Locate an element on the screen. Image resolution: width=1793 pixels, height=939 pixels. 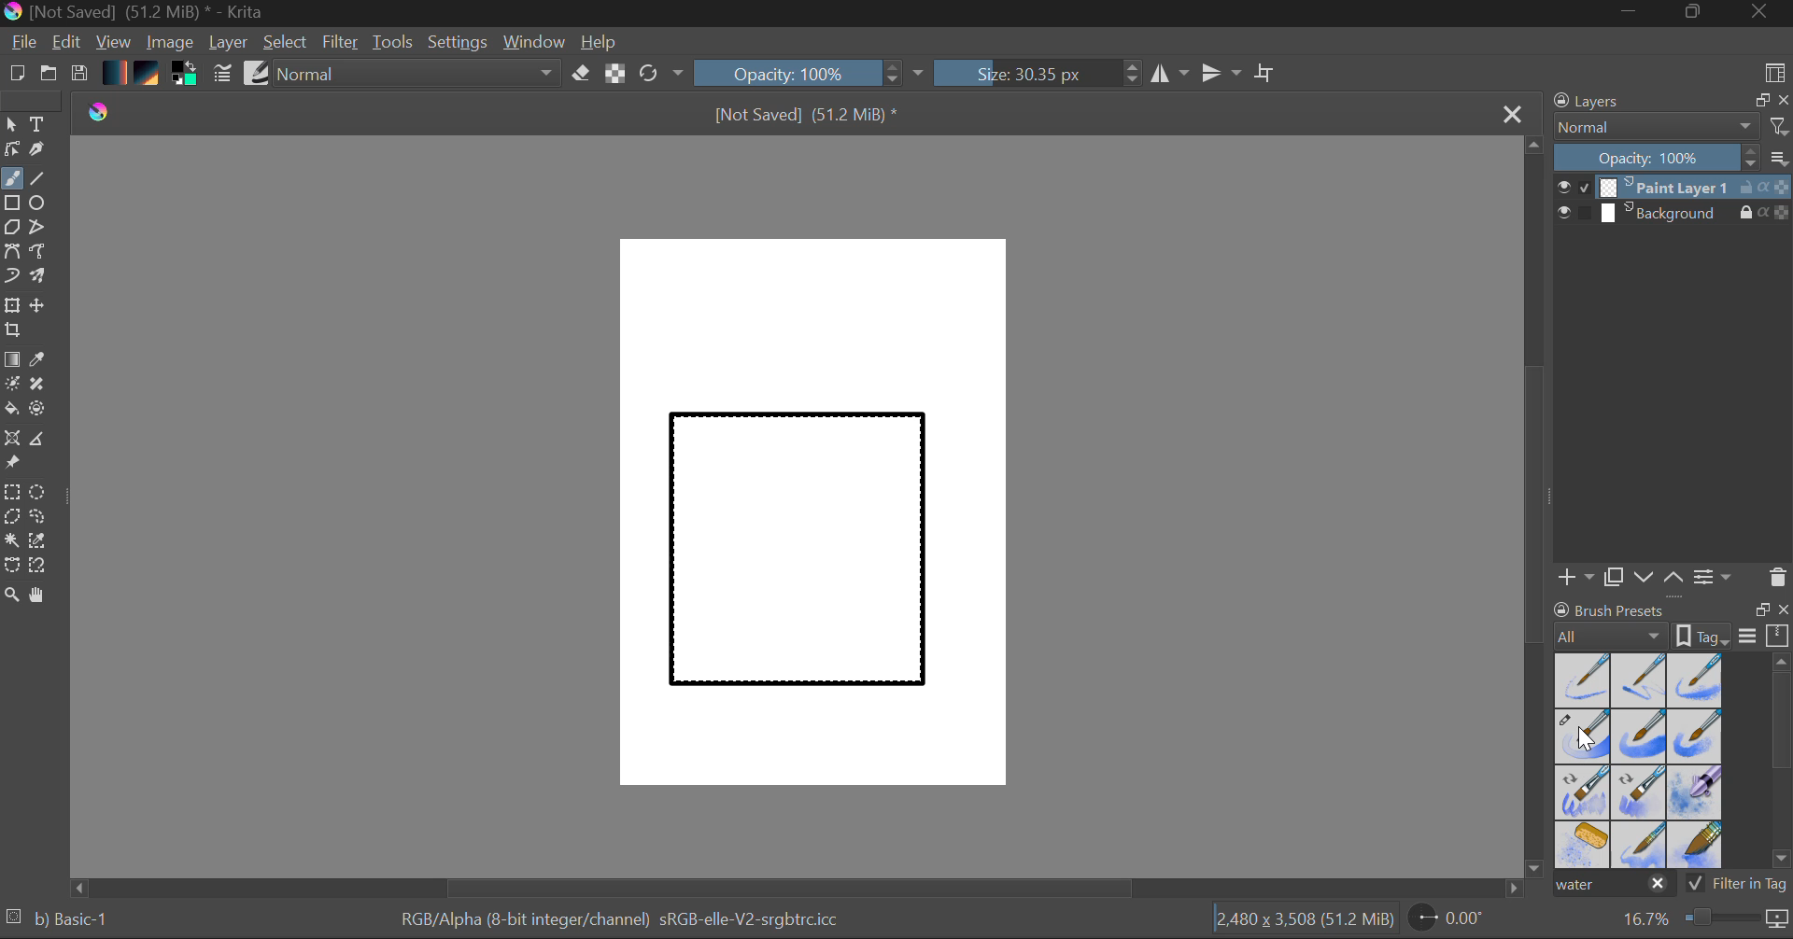
Edit Shapes is located at coordinates (11, 151).